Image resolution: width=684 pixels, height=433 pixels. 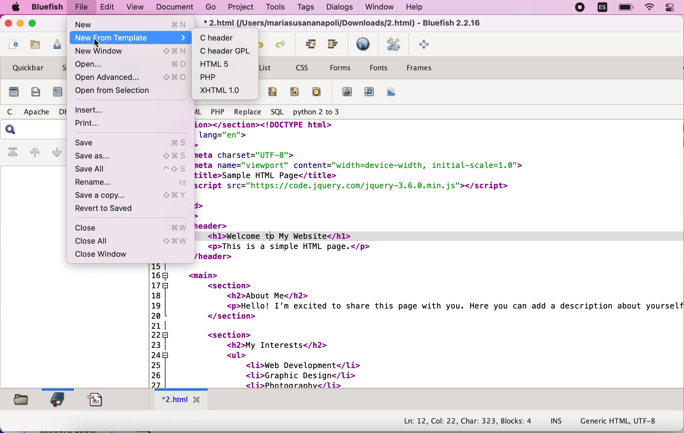 What do you see at coordinates (318, 112) in the screenshot?
I see `phyton 2 to 3` at bounding box center [318, 112].